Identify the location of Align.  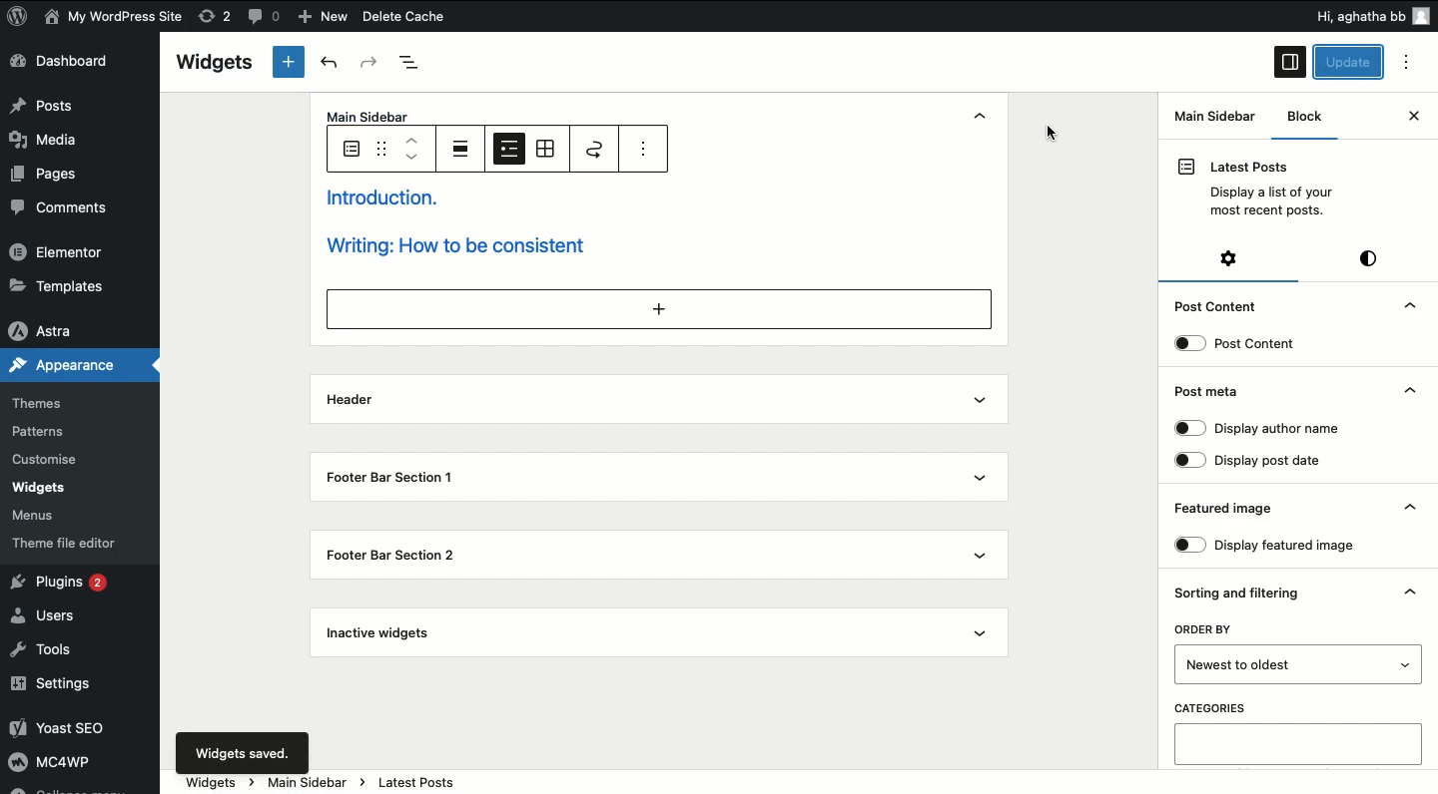
(462, 142).